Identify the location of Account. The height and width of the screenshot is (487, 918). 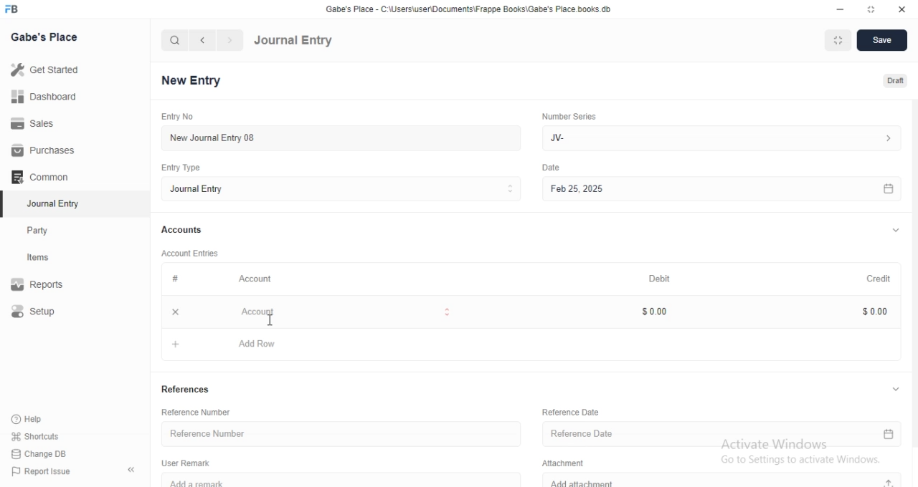
(339, 312).